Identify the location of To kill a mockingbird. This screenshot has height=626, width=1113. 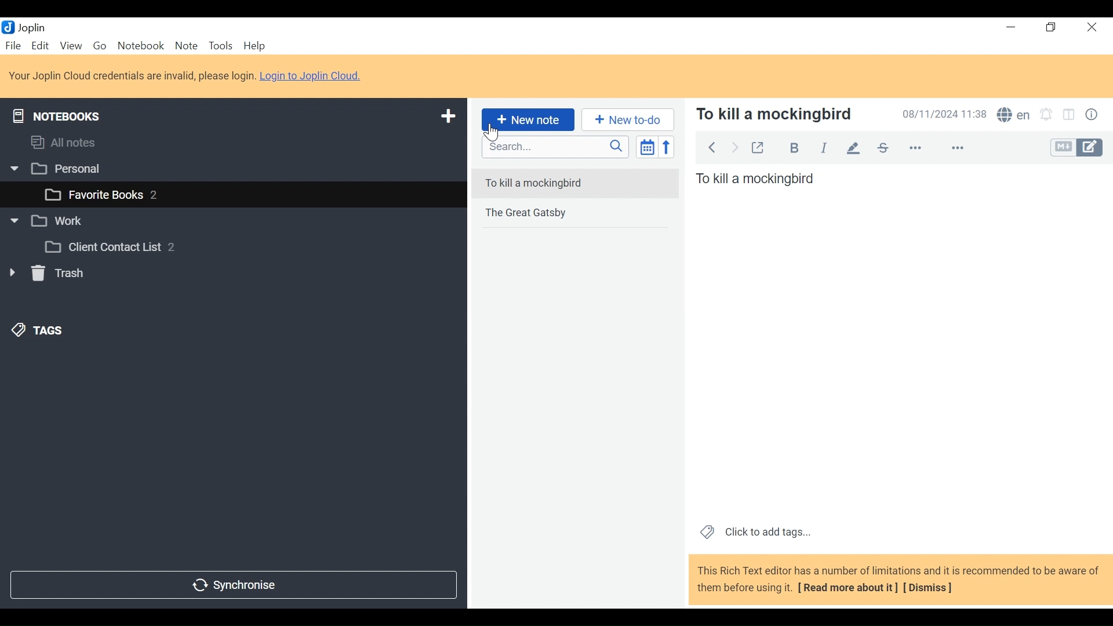
(897, 322).